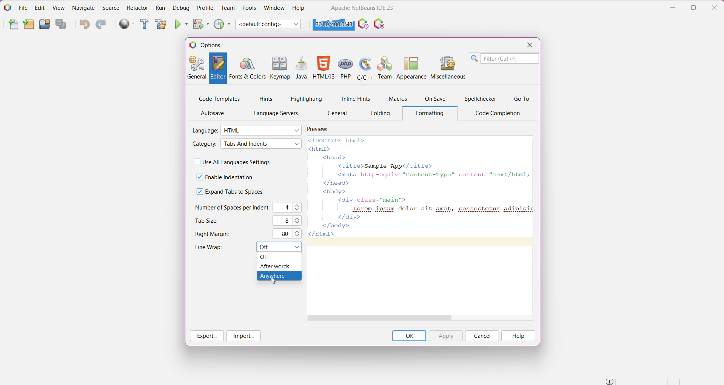  I want to click on Select required Category, so click(261, 144).